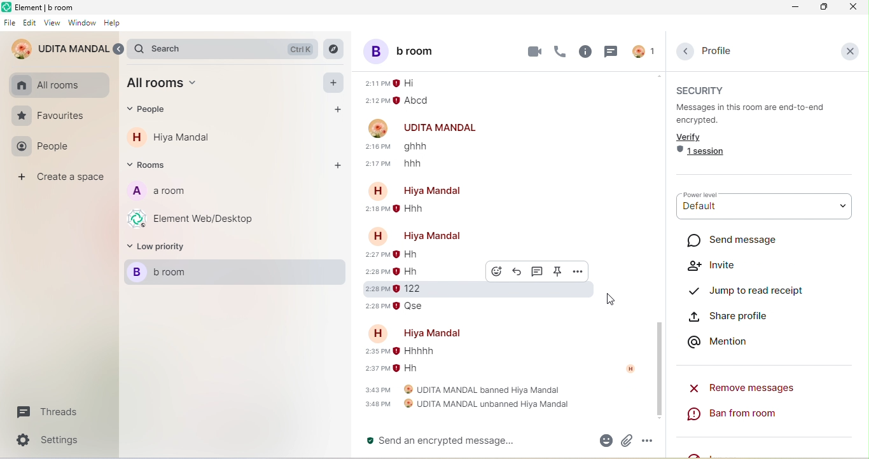  Describe the element at coordinates (409, 156) in the screenshot. I see `older message from udita mandal` at that location.